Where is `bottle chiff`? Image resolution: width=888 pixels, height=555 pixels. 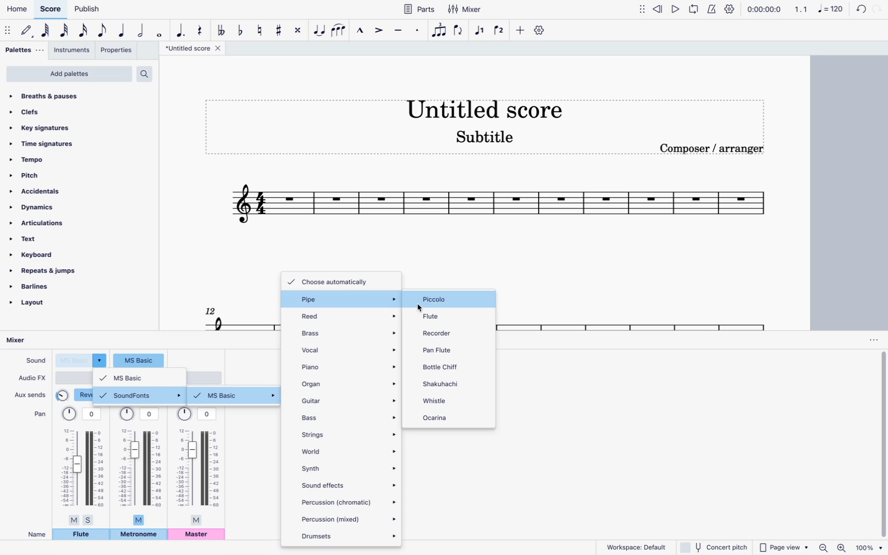
bottle chiff is located at coordinates (442, 366).